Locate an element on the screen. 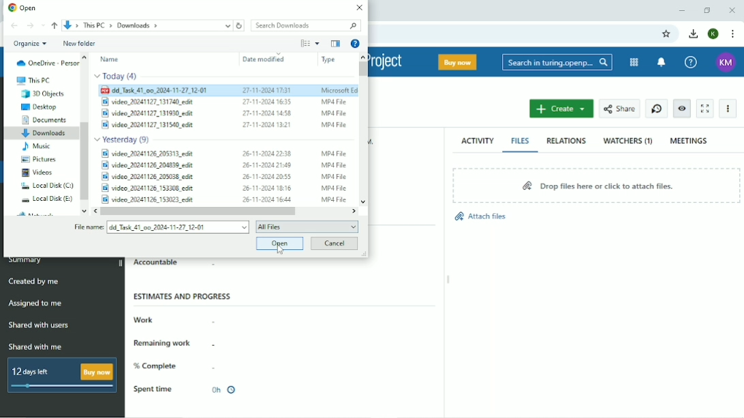 Image resolution: width=744 pixels, height=418 pixels. Modules is located at coordinates (634, 63).